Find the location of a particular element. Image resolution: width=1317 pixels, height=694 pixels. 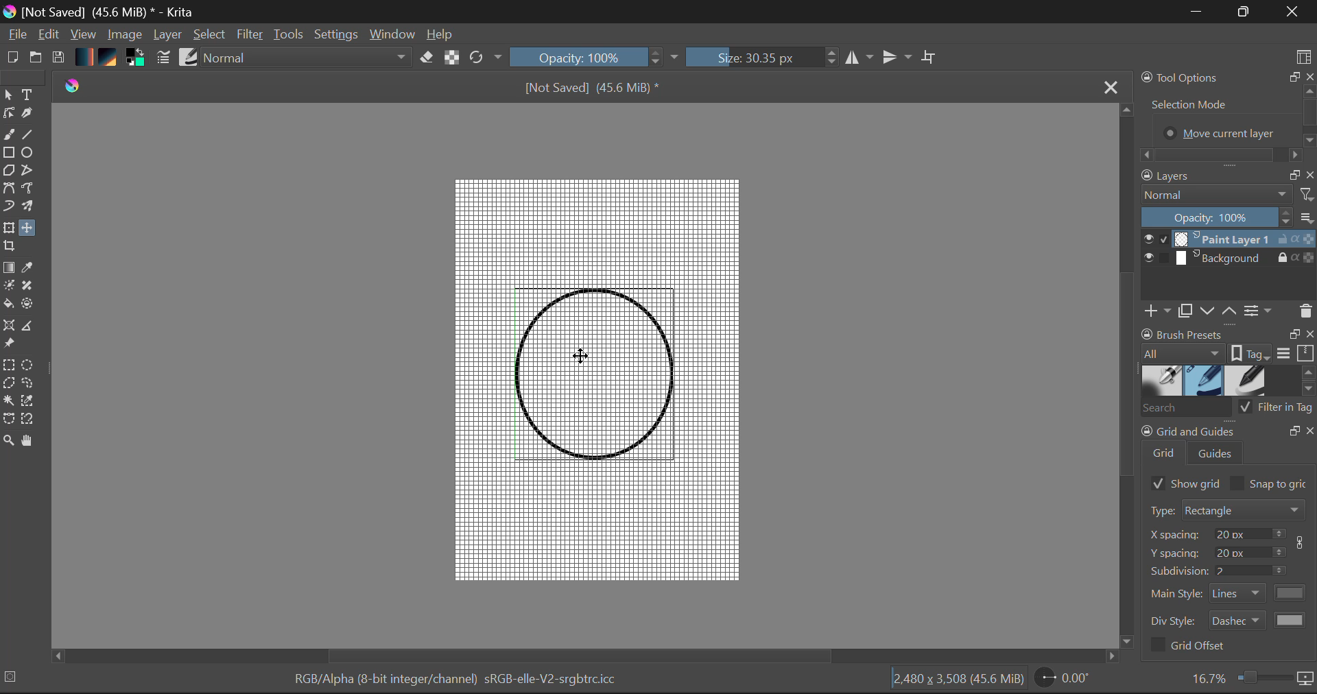

Select is located at coordinates (210, 35).